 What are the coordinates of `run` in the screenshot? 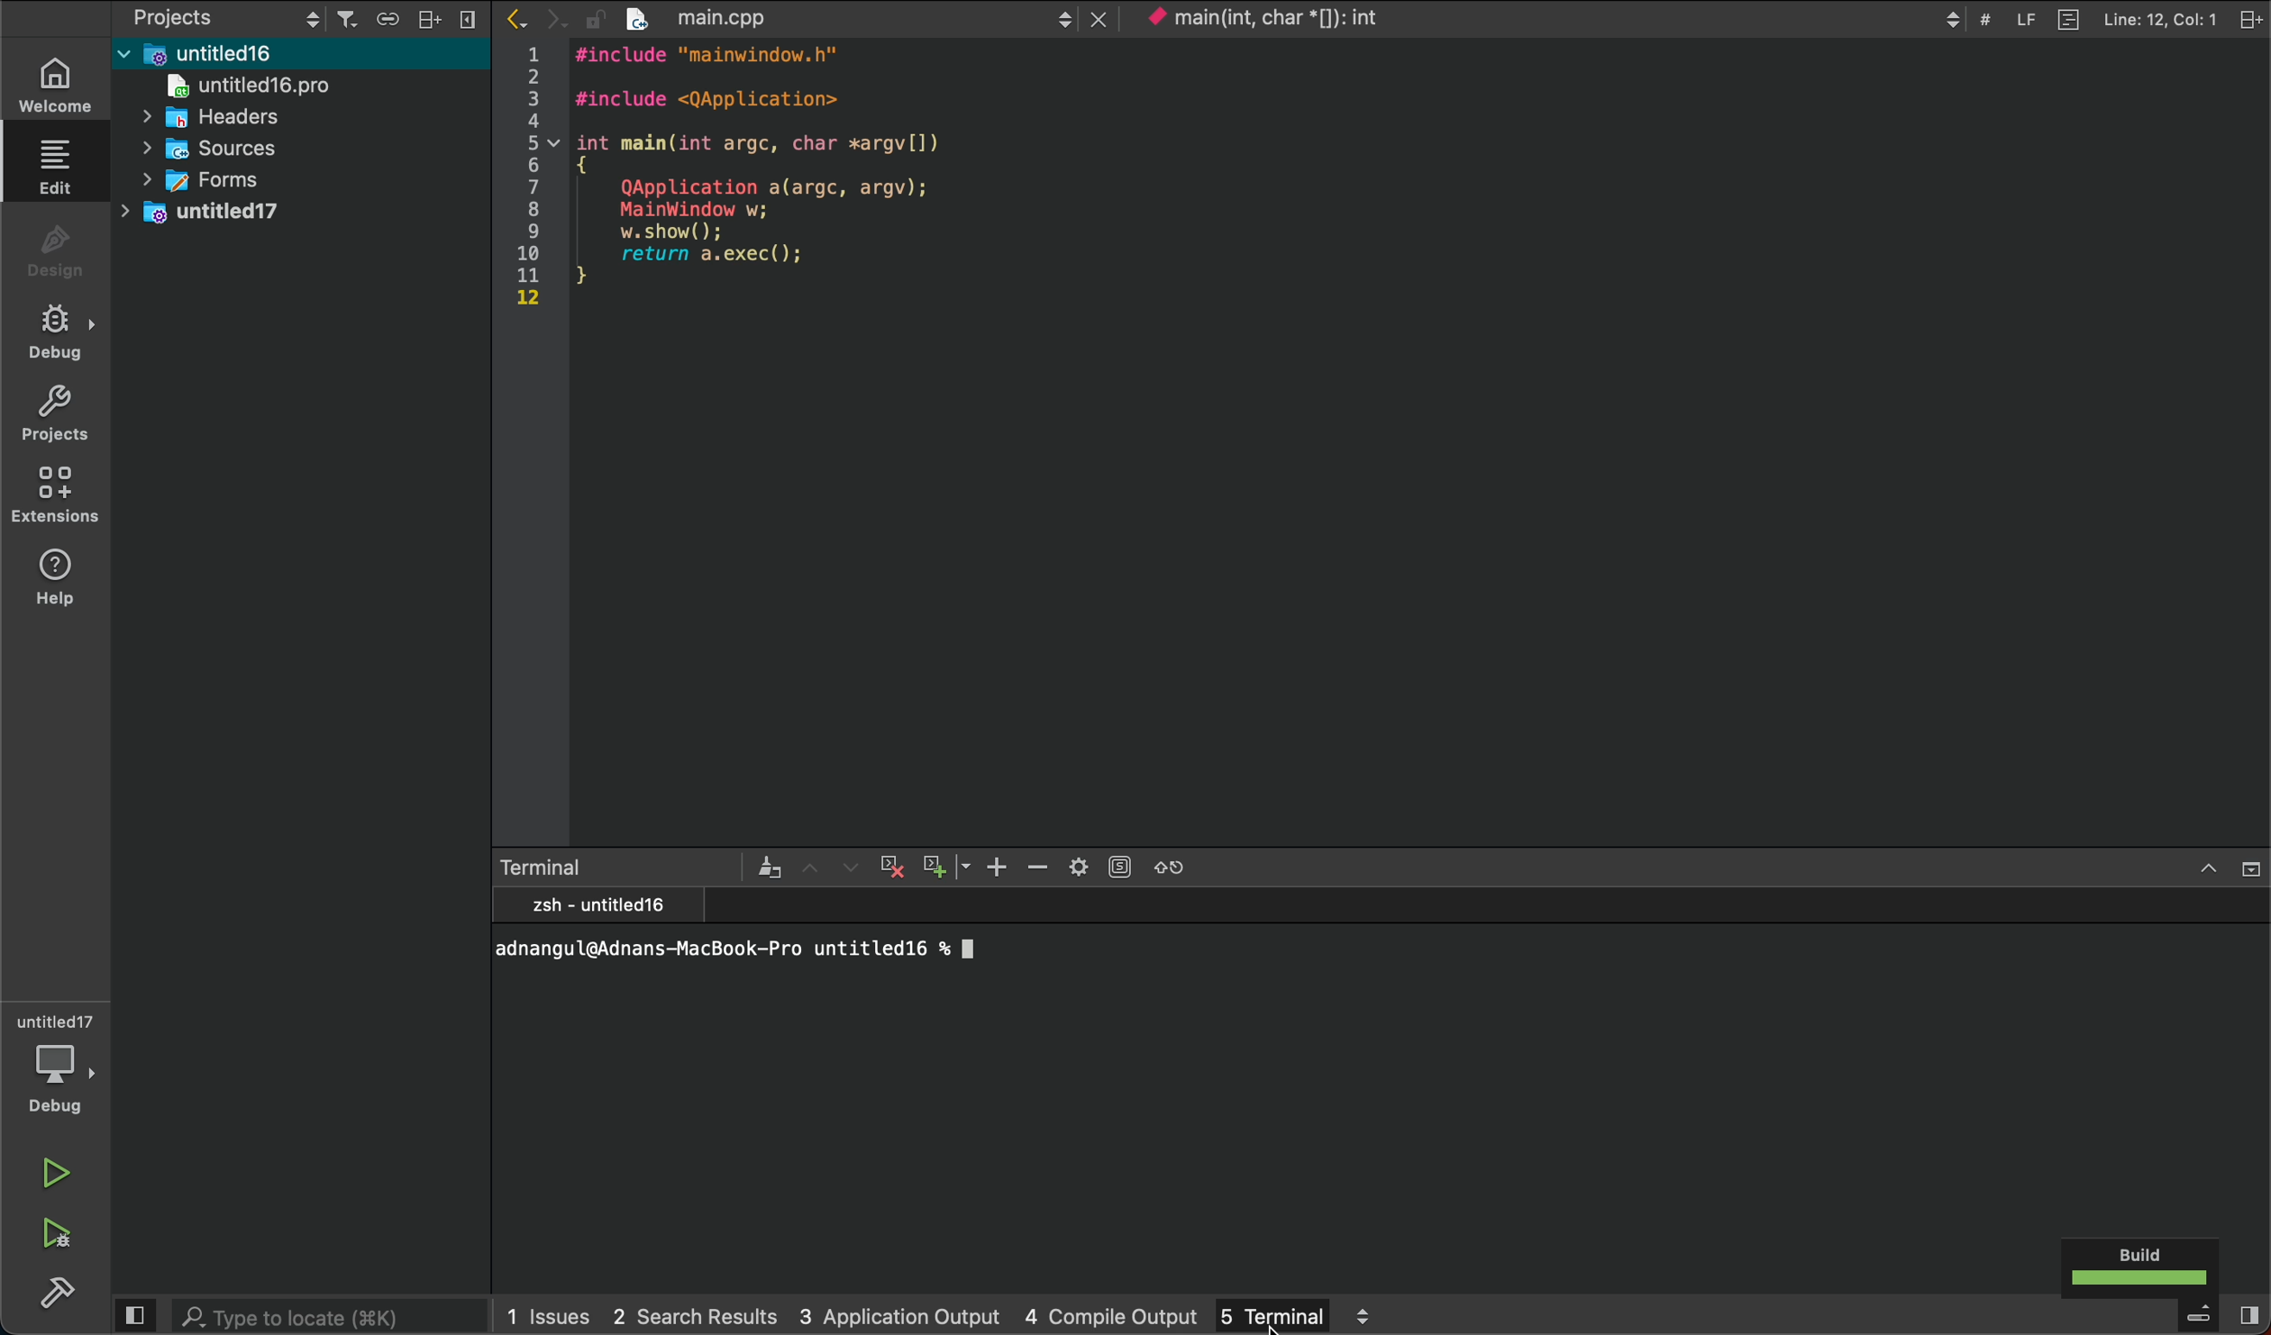 It's located at (54, 1171).